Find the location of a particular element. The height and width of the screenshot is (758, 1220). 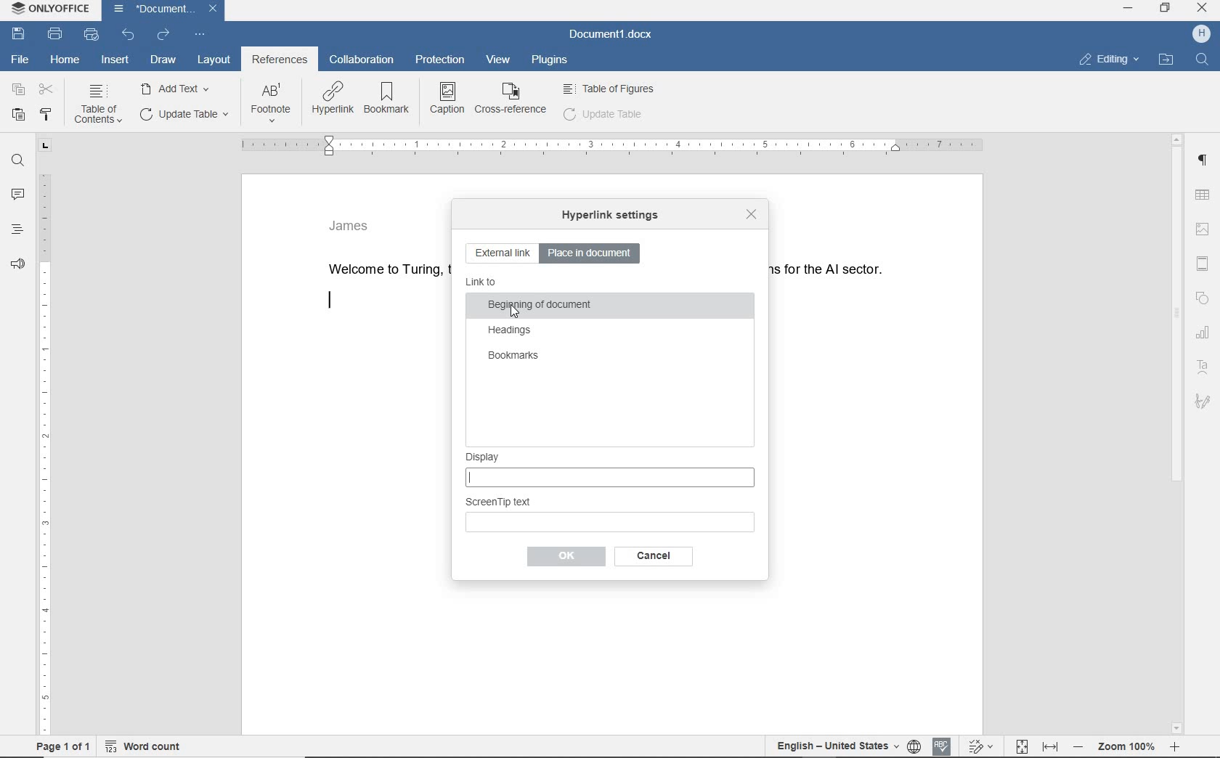

Restore down is located at coordinates (1168, 12).